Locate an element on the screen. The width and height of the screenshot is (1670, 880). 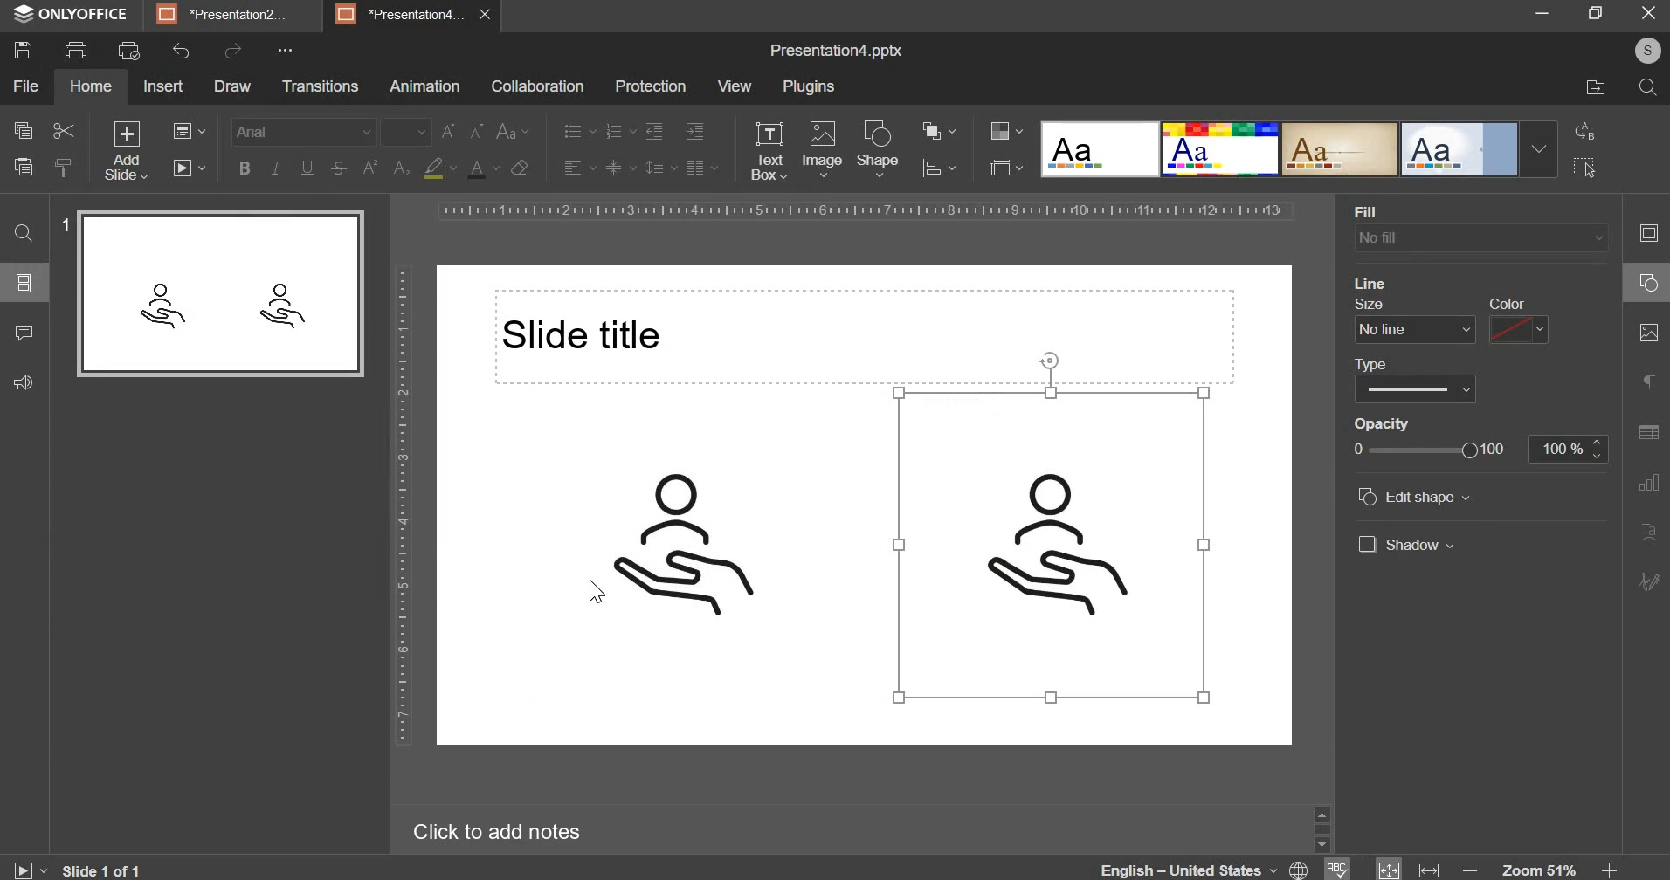
design is located at coordinates (1342, 150).